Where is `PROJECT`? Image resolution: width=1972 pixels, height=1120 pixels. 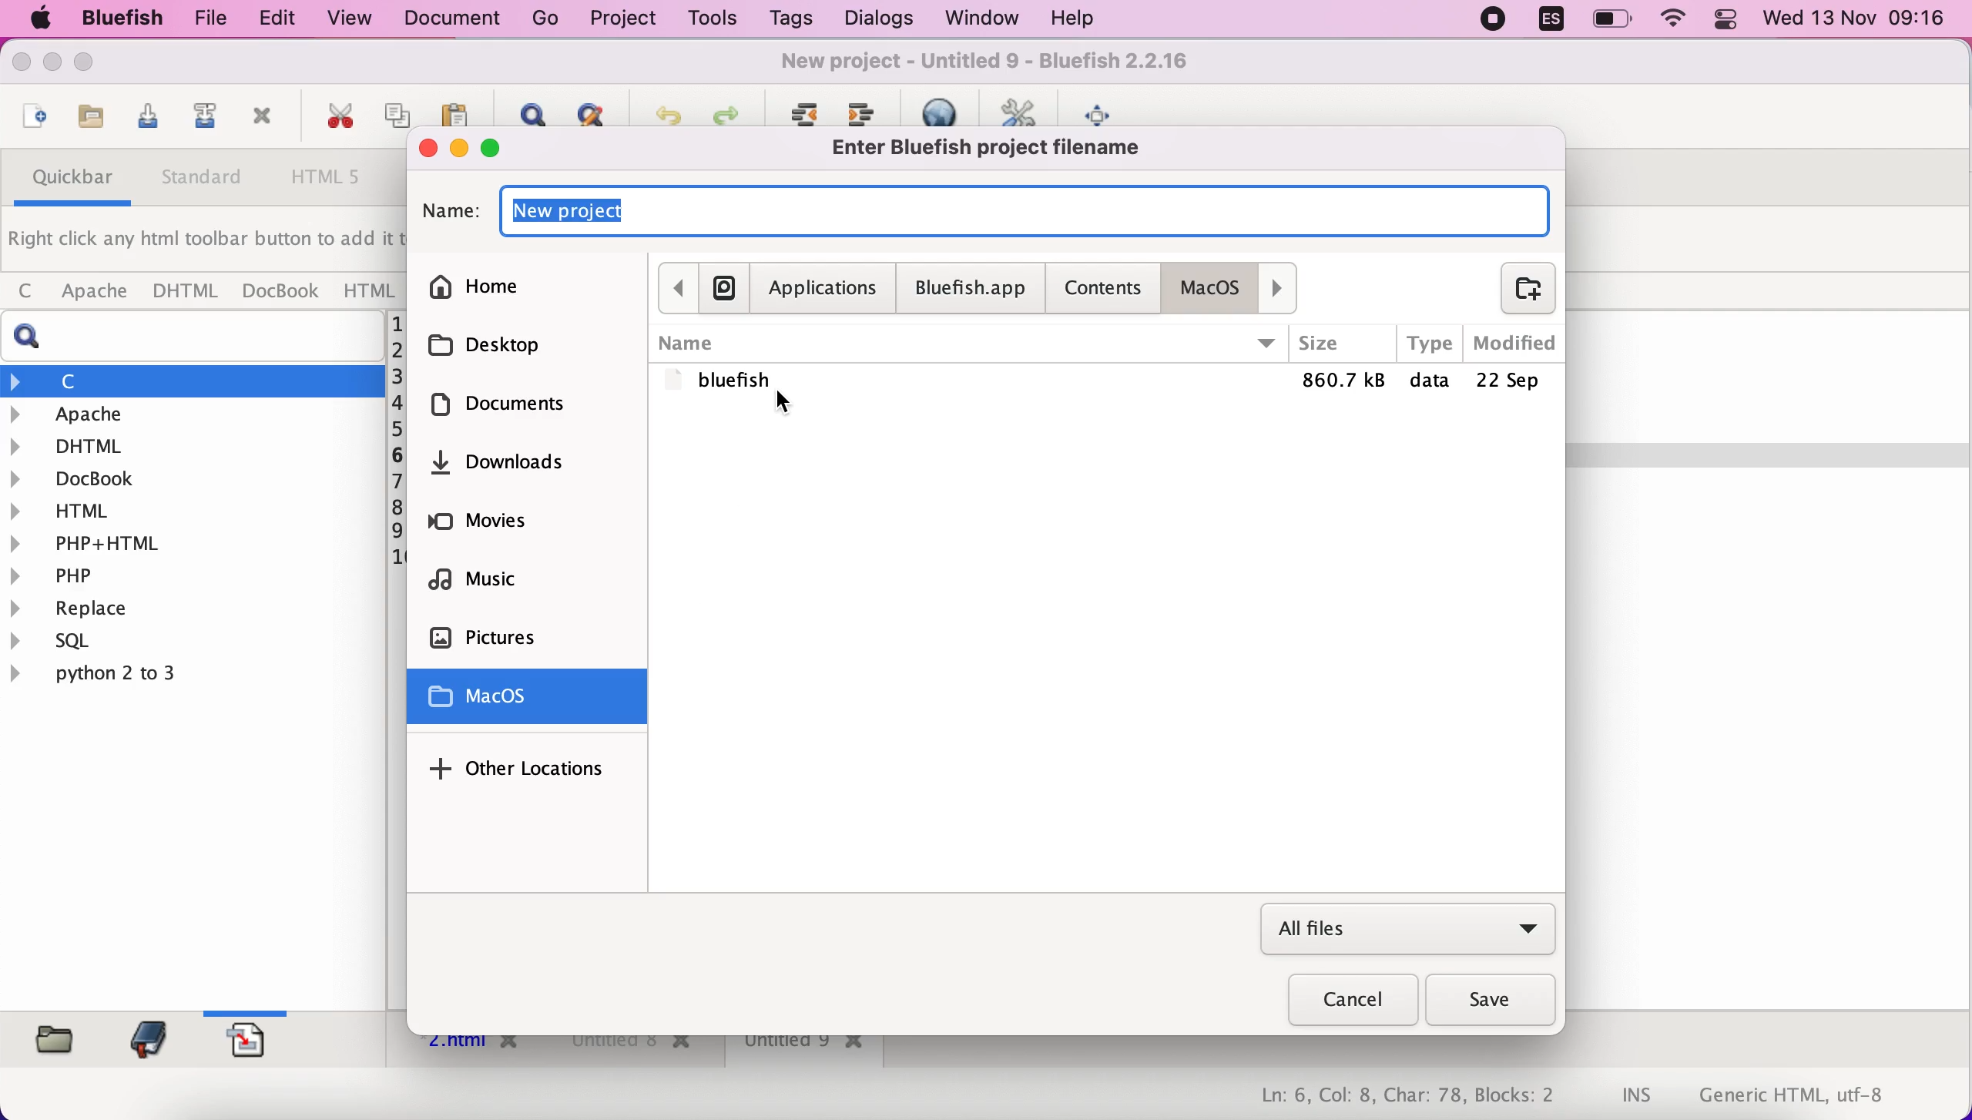 PROJECT is located at coordinates (622, 19).